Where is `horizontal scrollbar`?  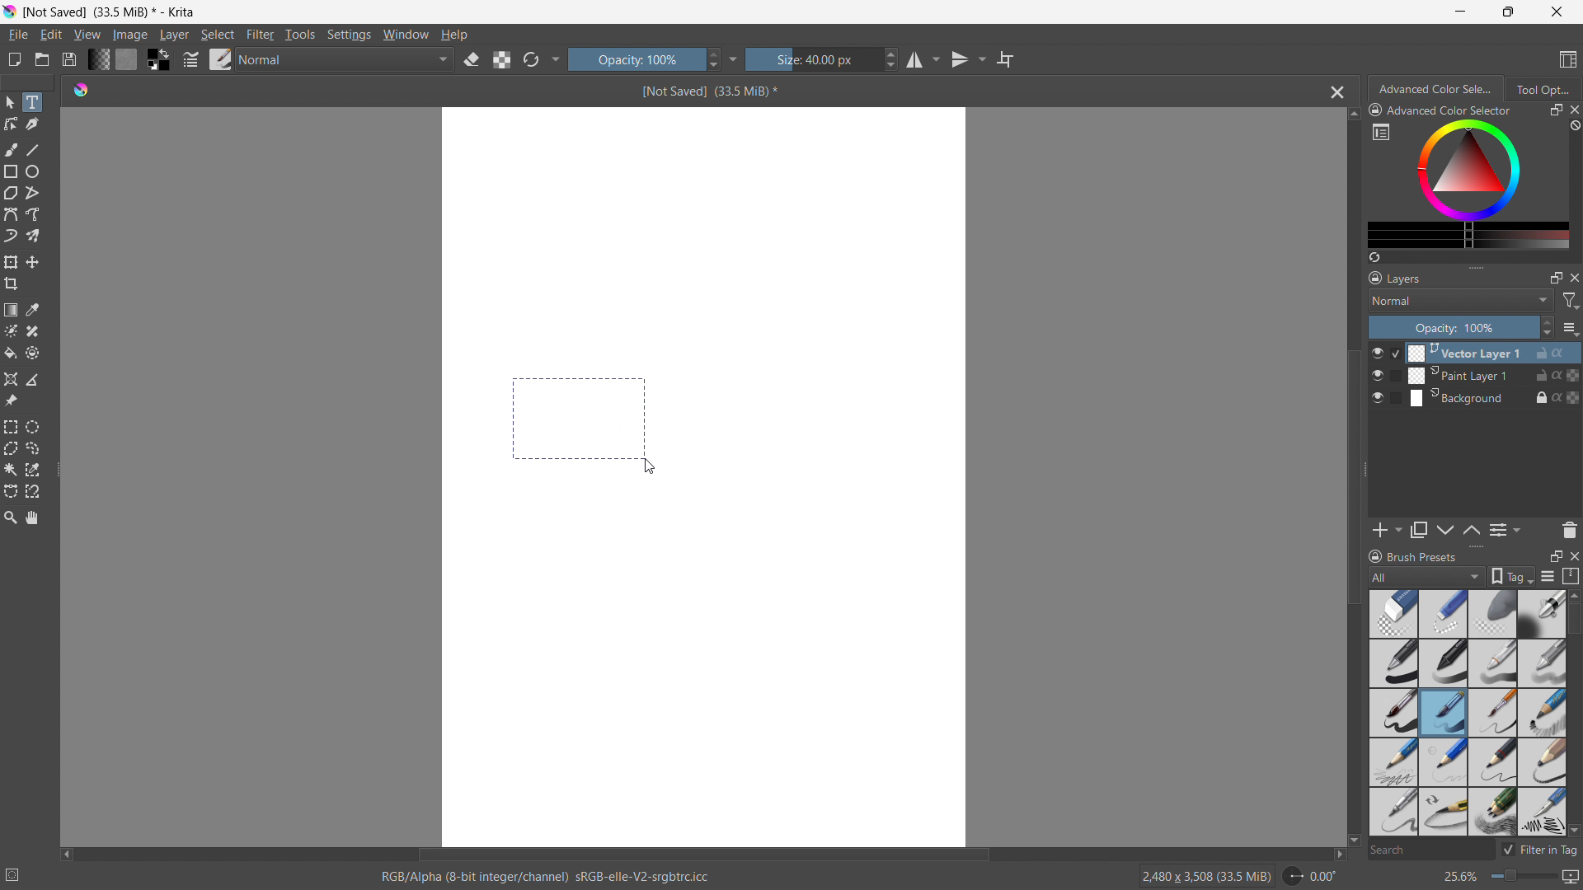
horizontal scrollbar is located at coordinates (702, 852).